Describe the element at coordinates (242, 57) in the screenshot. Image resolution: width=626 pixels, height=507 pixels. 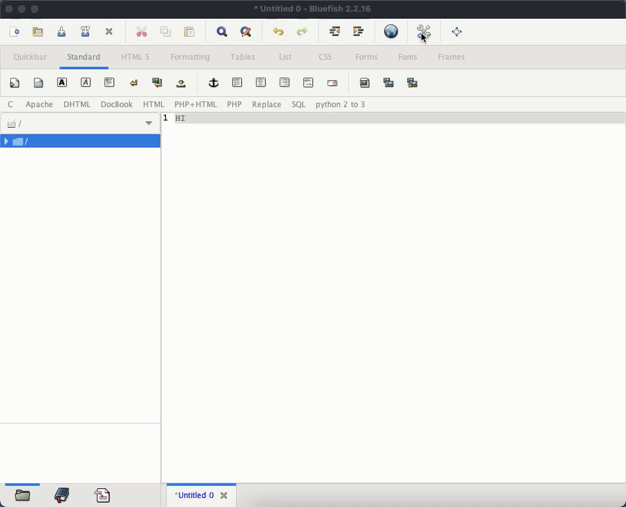
I see `tables` at that location.